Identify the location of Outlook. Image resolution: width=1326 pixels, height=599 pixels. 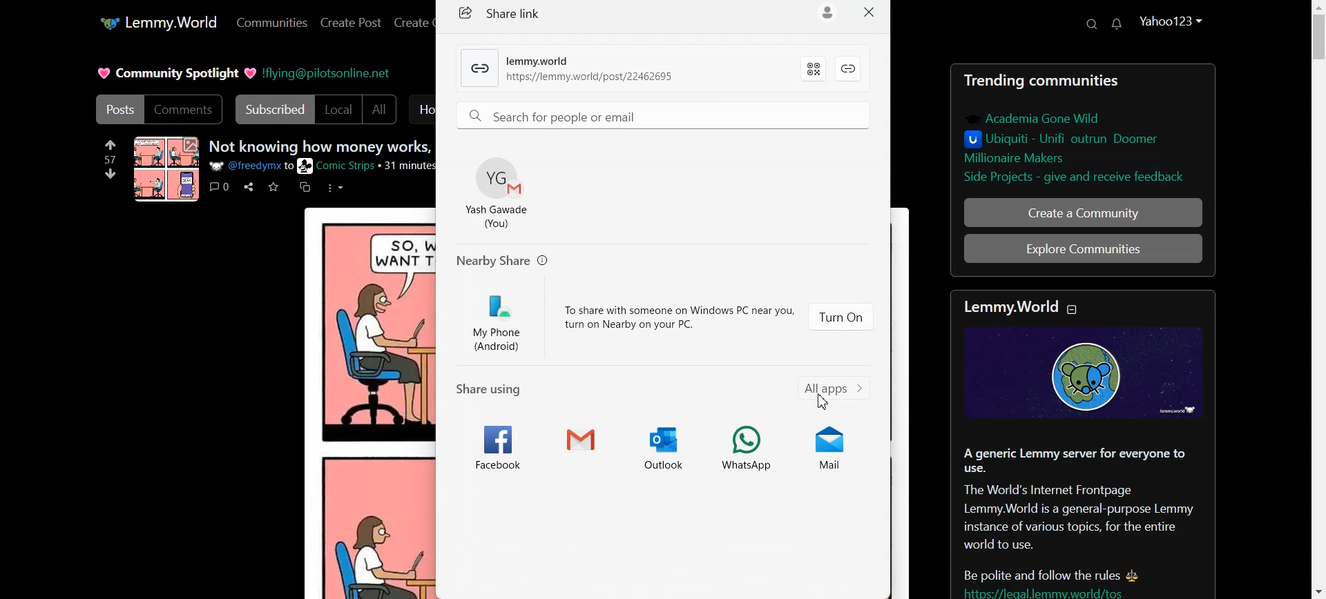
(664, 444).